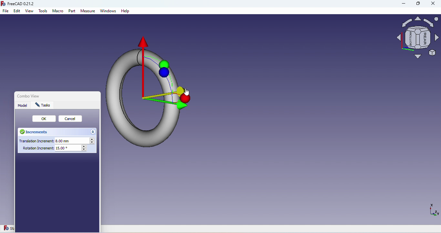  I want to click on Measure, so click(88, 11).